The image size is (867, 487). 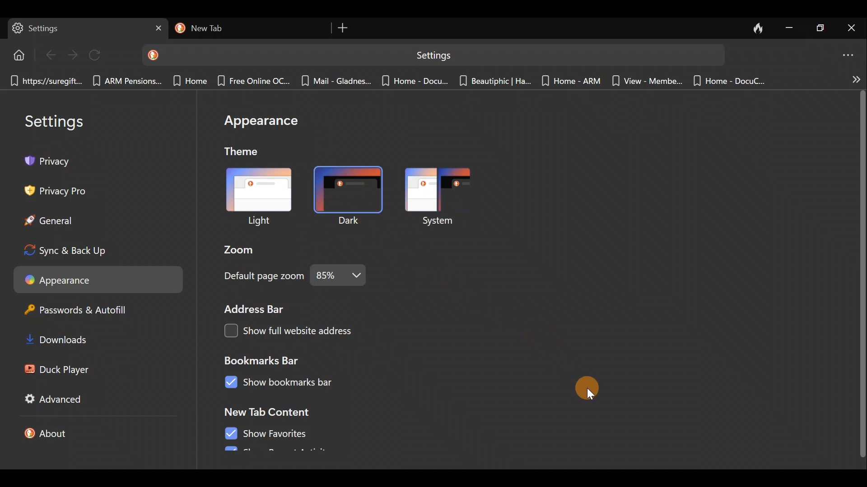 What do you see at coordinates (52, 161) in the screenshot?
I see `Privacy` at bounding box center [52, 161].